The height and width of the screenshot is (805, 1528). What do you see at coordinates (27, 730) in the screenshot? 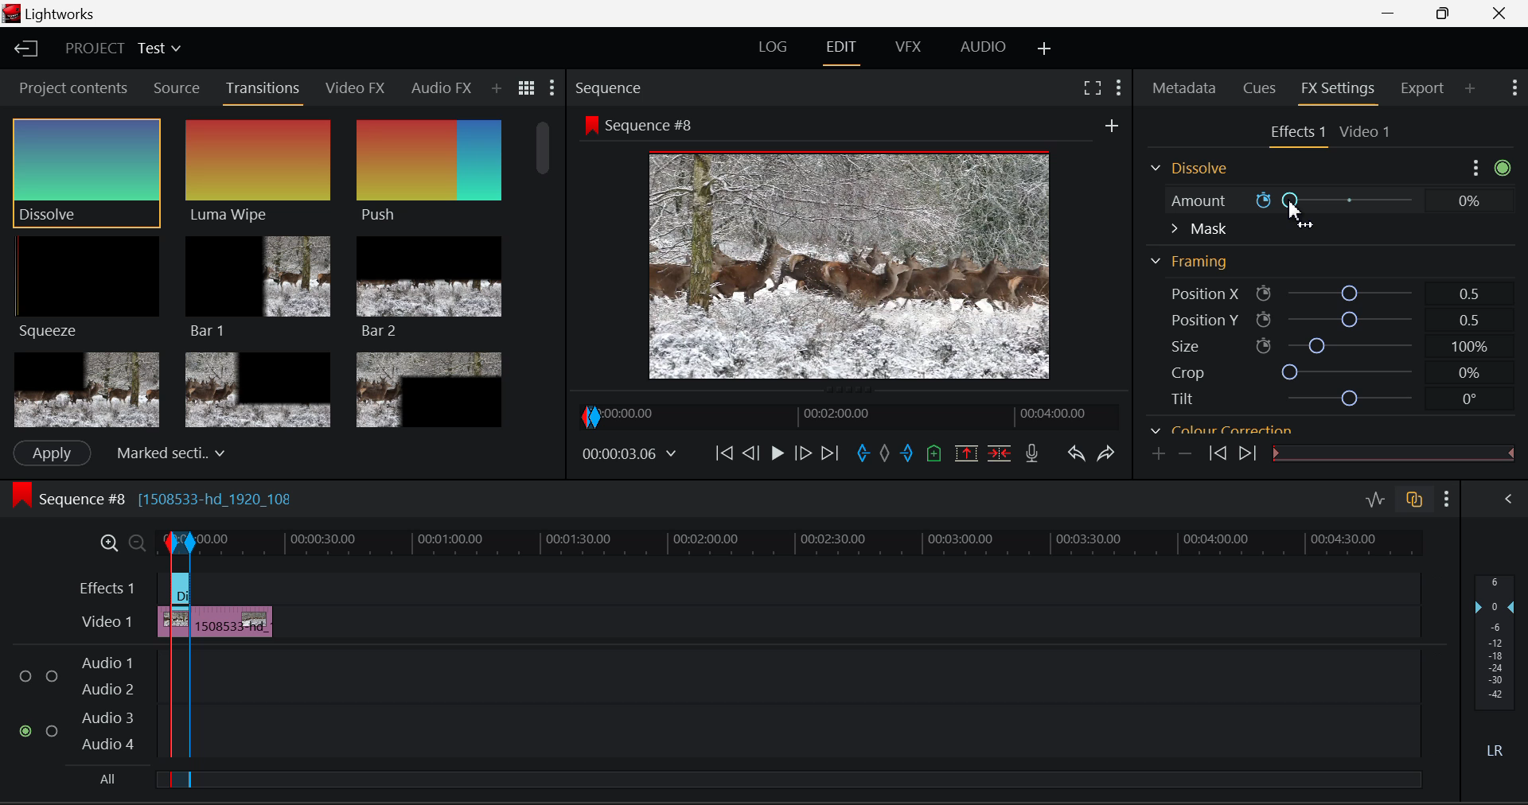
I see `Audio Input Checkbox` at bounding box center [27, 730].